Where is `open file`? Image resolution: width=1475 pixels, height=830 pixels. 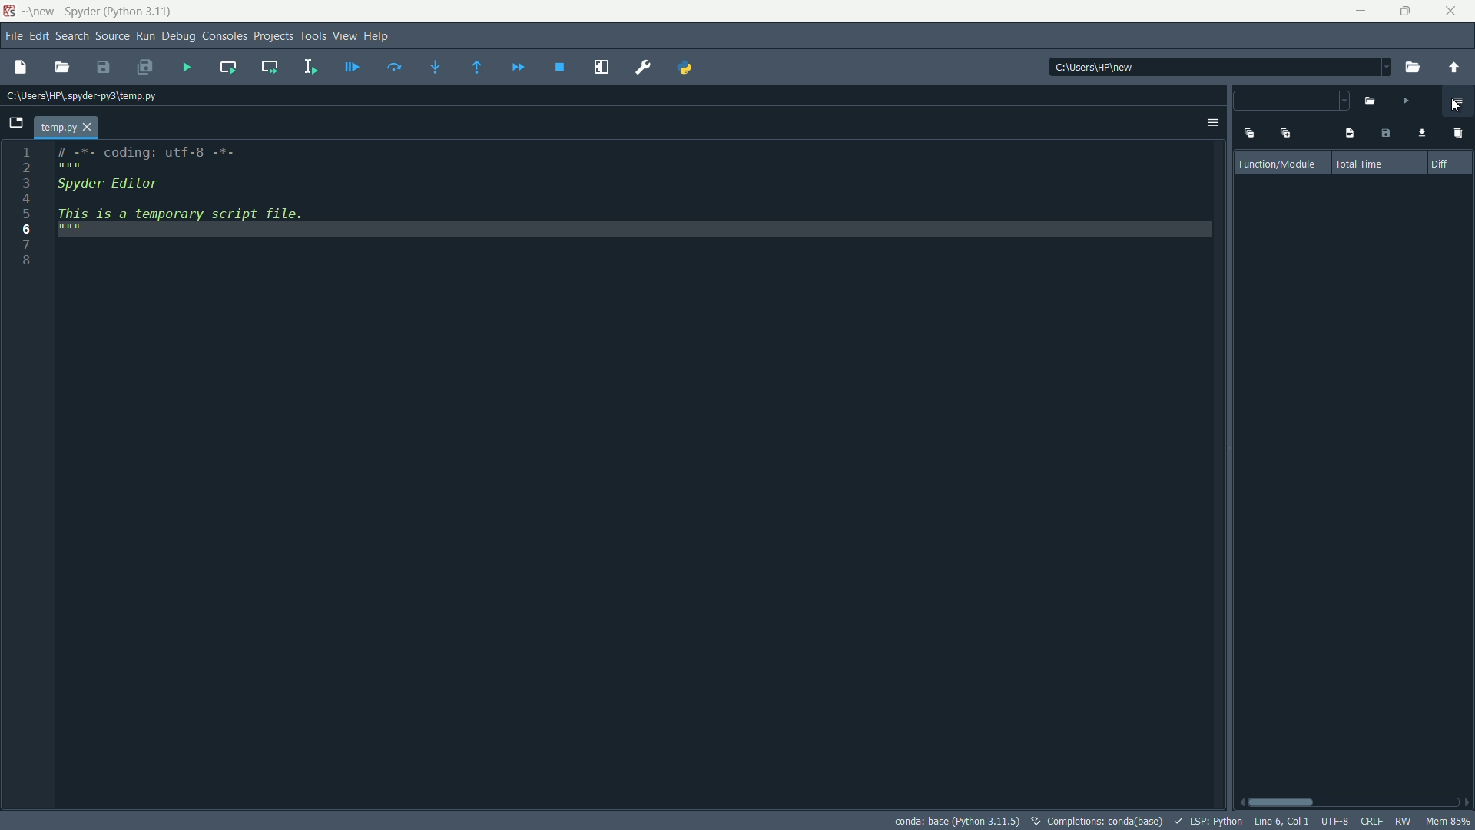
open file is located at coordinates (1413, 68).